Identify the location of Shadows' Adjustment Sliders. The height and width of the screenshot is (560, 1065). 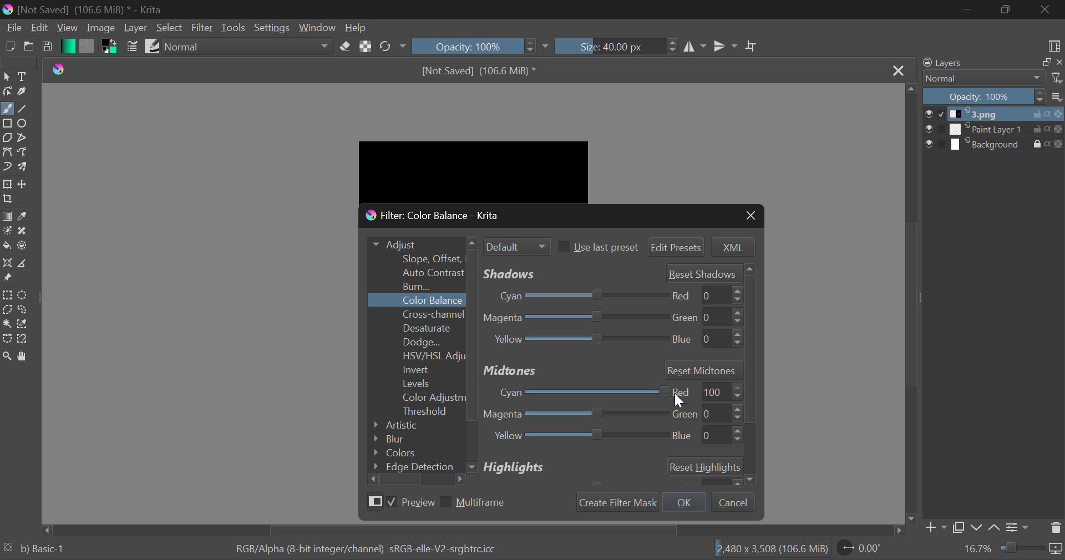
(608, 273).